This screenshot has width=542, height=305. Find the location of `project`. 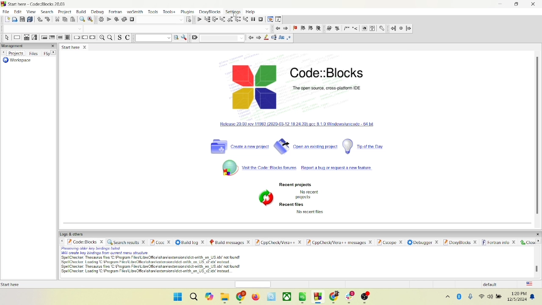

project is located at coordinates (64, 11).